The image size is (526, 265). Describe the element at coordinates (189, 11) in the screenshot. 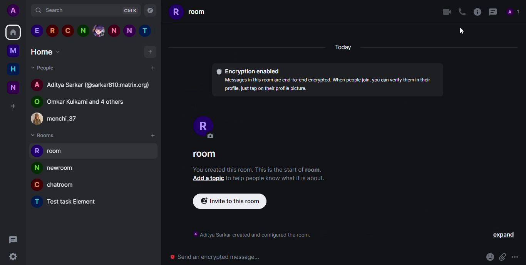

I see `room` at that location.